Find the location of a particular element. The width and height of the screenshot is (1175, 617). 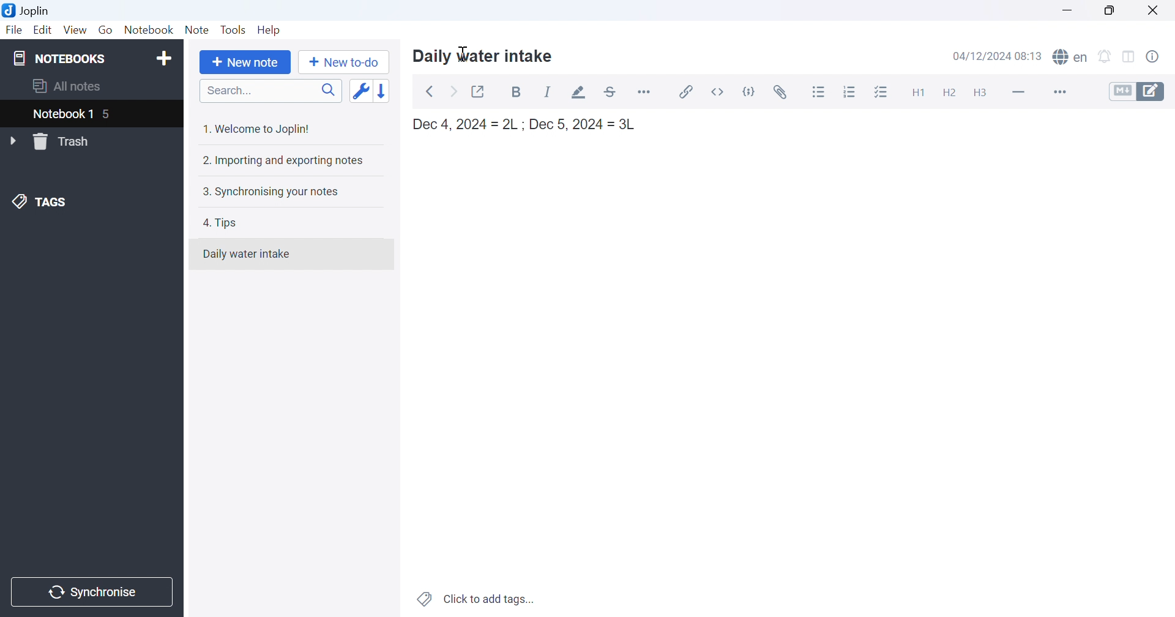

Go is located at coordinates (107, 31).